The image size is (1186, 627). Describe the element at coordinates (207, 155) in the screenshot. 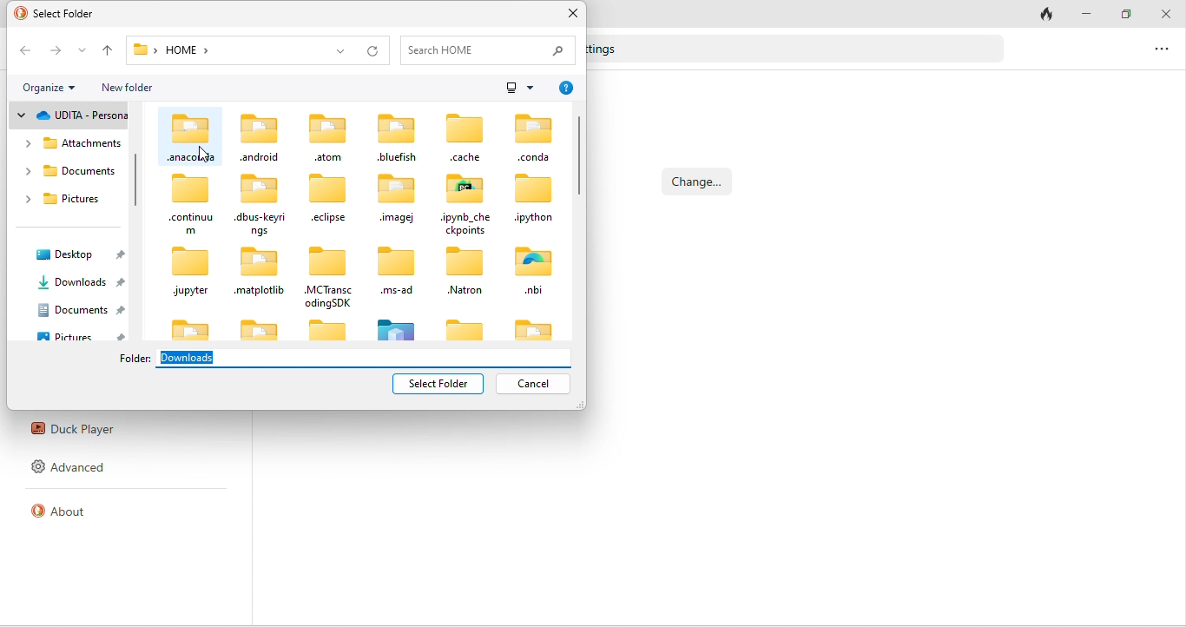

I see `cursor movement` at that location.